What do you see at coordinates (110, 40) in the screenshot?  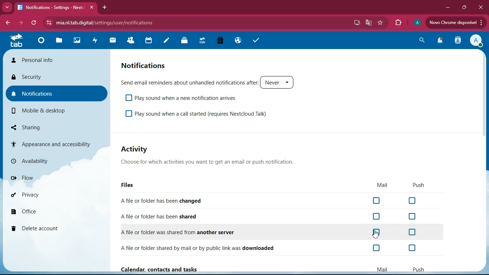 I see `mail` at bounding box center [110, 40].